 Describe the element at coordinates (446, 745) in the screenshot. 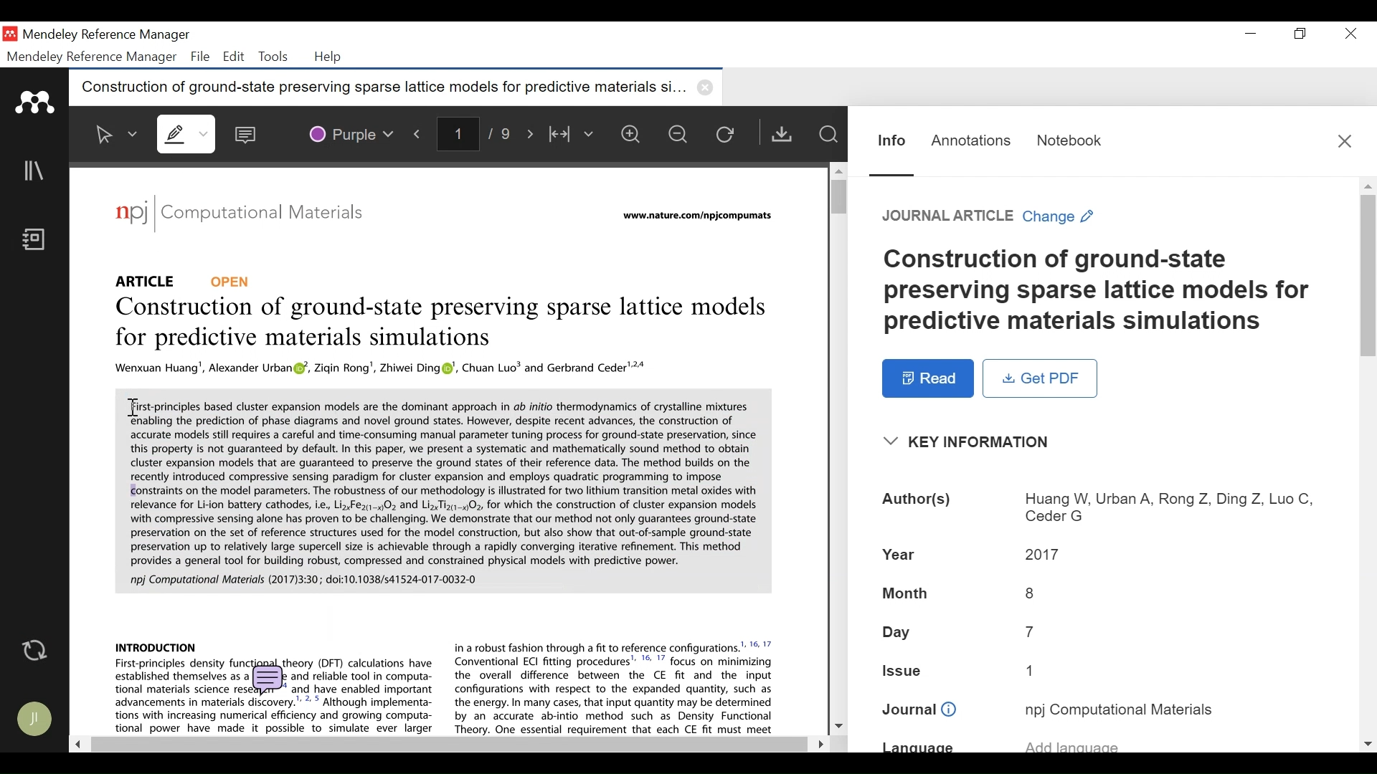

I see `Horizontal Scroll bar` at that location.